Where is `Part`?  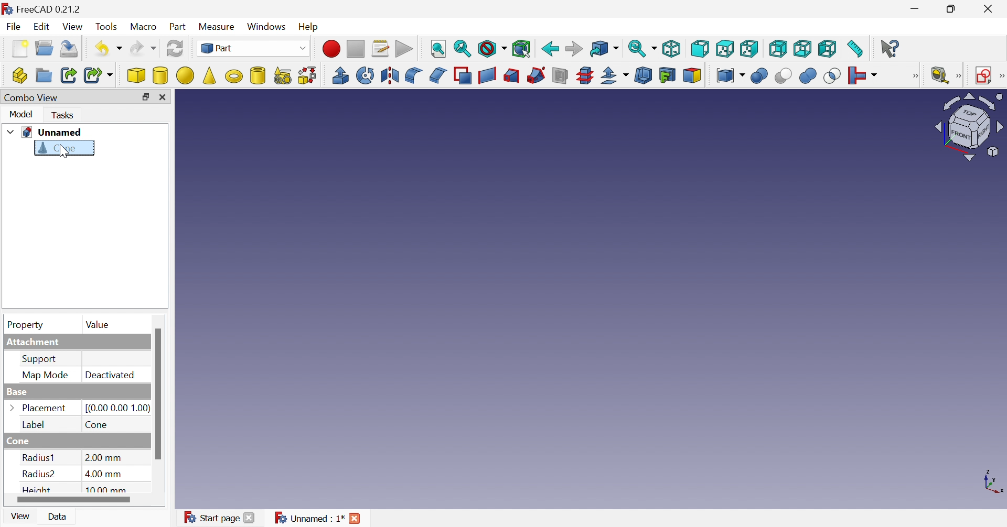
Part is located at coordinates (178, 26).